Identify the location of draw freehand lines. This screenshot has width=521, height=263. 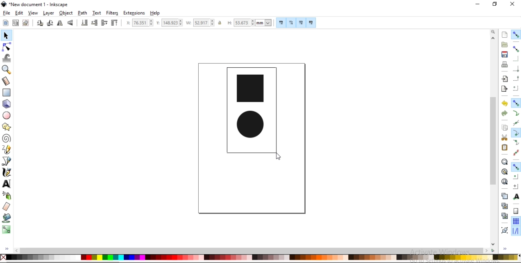
(6, 150).